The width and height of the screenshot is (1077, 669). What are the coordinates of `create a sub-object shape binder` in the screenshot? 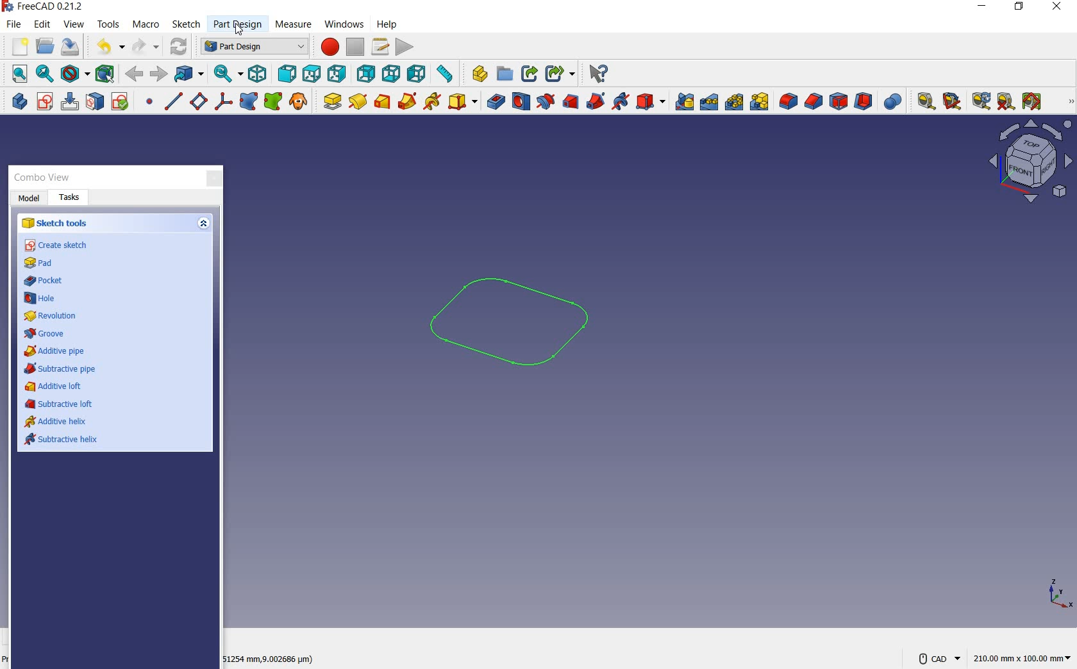 It's located at (273, 103).